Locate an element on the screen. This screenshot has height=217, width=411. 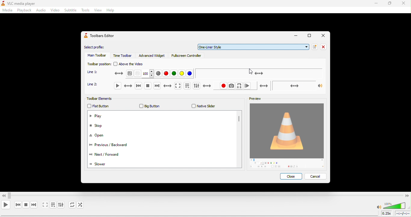
help is located at coordinates (110, 11).